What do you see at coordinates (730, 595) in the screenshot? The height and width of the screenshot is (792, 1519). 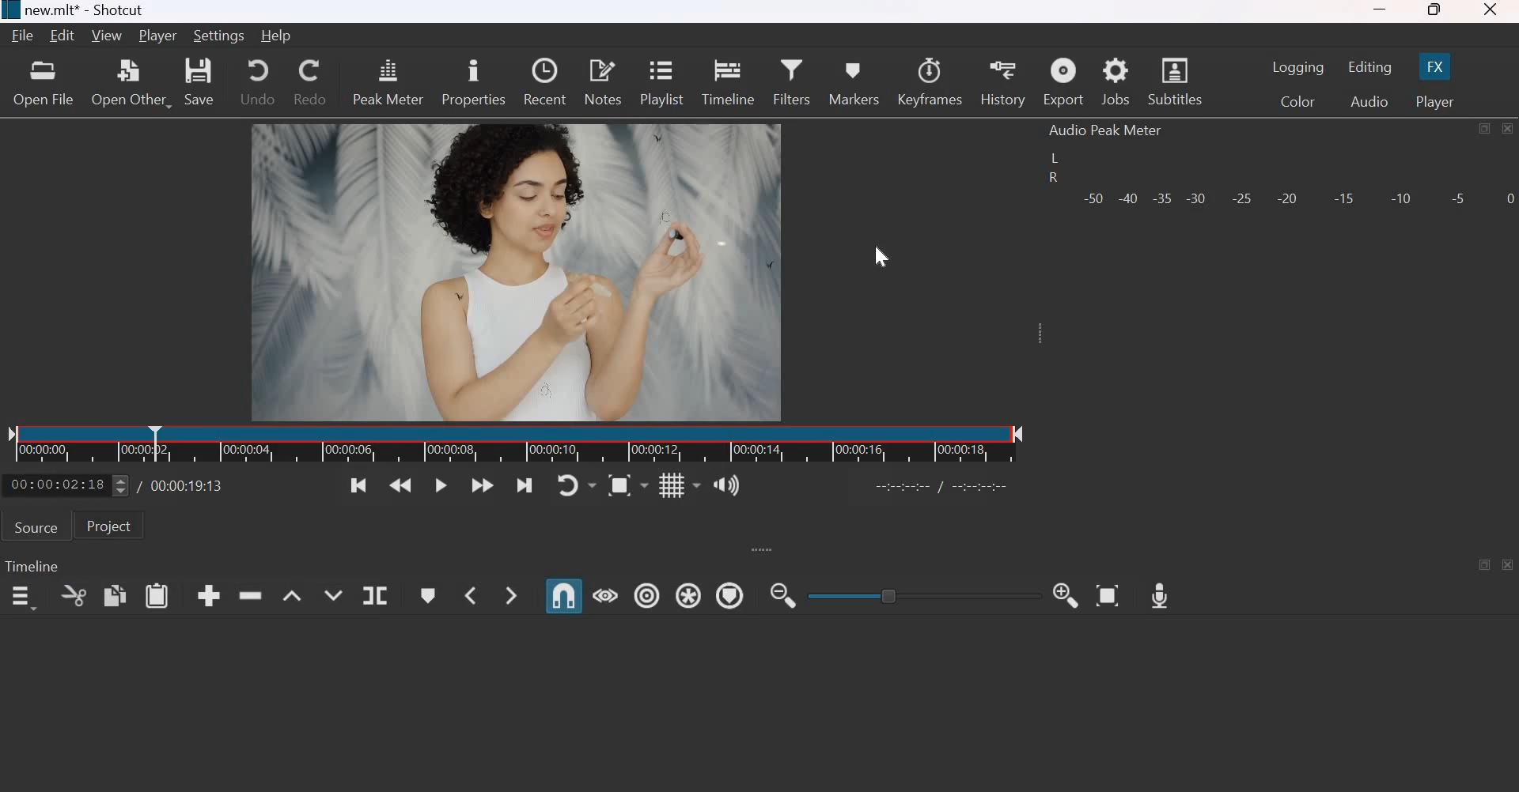 I see `Ripple Markers` at bounding box center [730, 595].